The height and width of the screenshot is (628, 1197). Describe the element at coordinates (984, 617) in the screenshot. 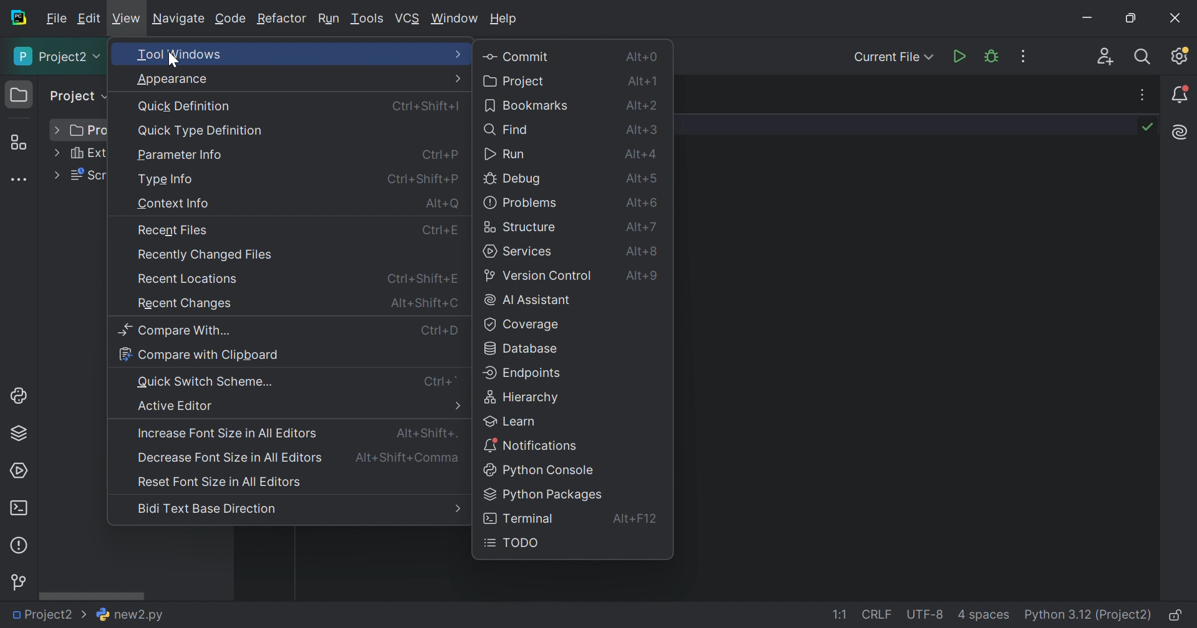

I see `4 spaces` at that location.